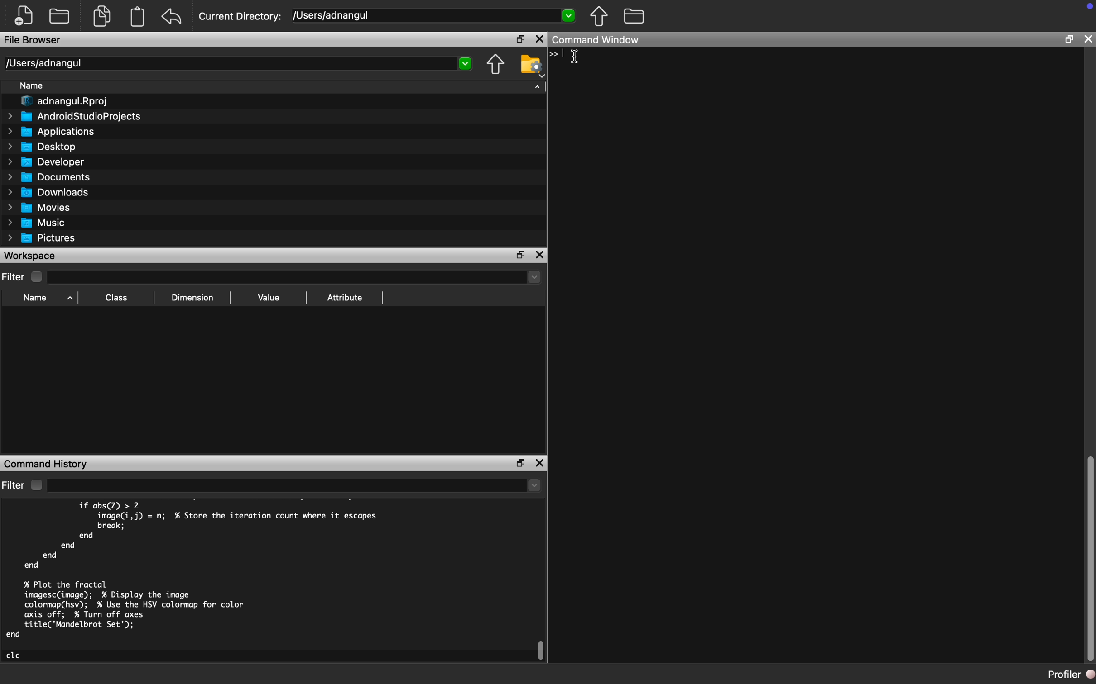 This screenshot has width=1096, height=684. I want to click on Close, so click(540, 39).